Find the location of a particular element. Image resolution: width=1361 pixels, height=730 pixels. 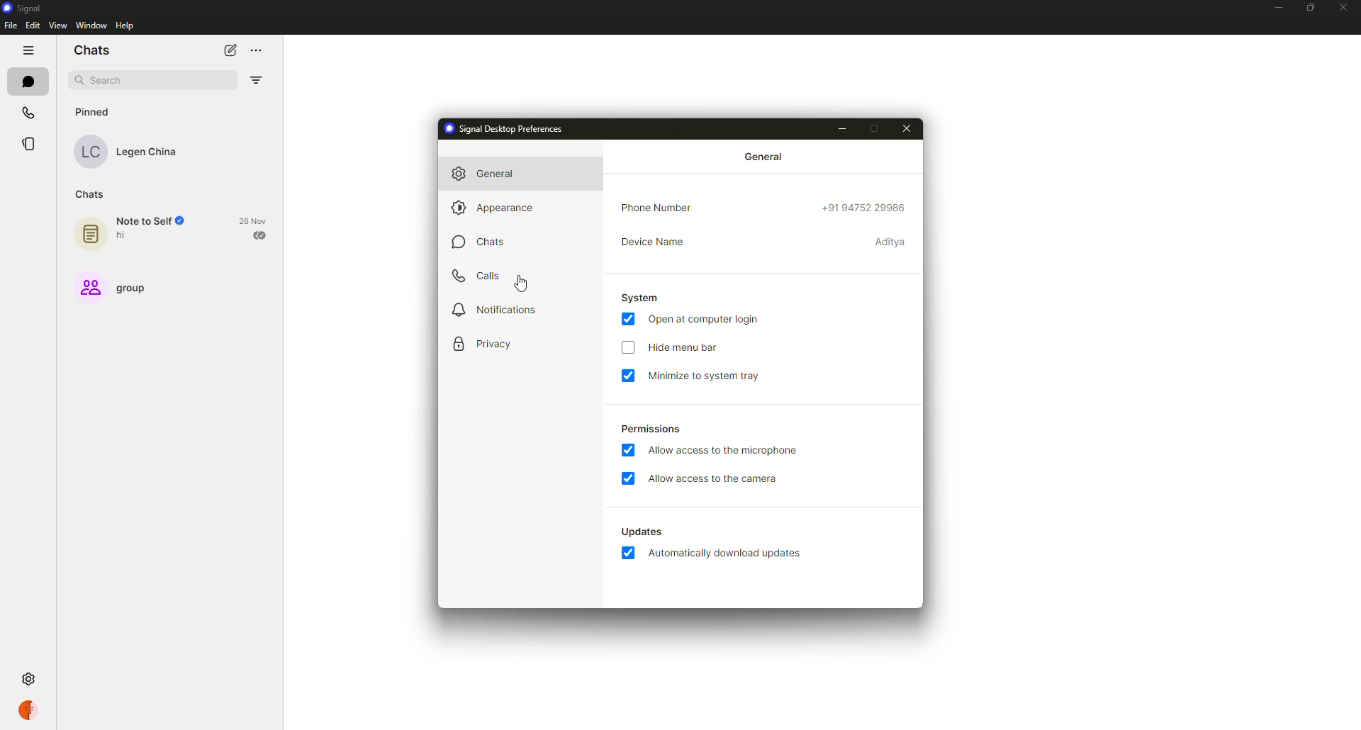

general is located at coordinates (766, 155).